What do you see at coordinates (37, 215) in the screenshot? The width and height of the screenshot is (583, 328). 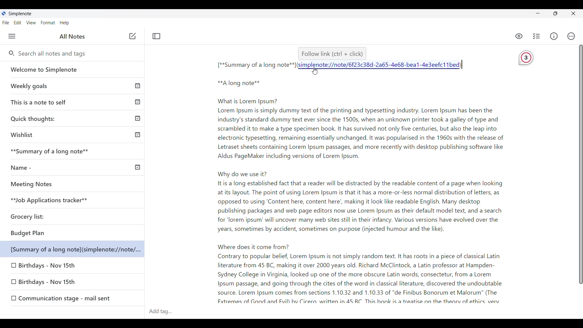 I see `Grocery list` at bounding box center [37, 215].